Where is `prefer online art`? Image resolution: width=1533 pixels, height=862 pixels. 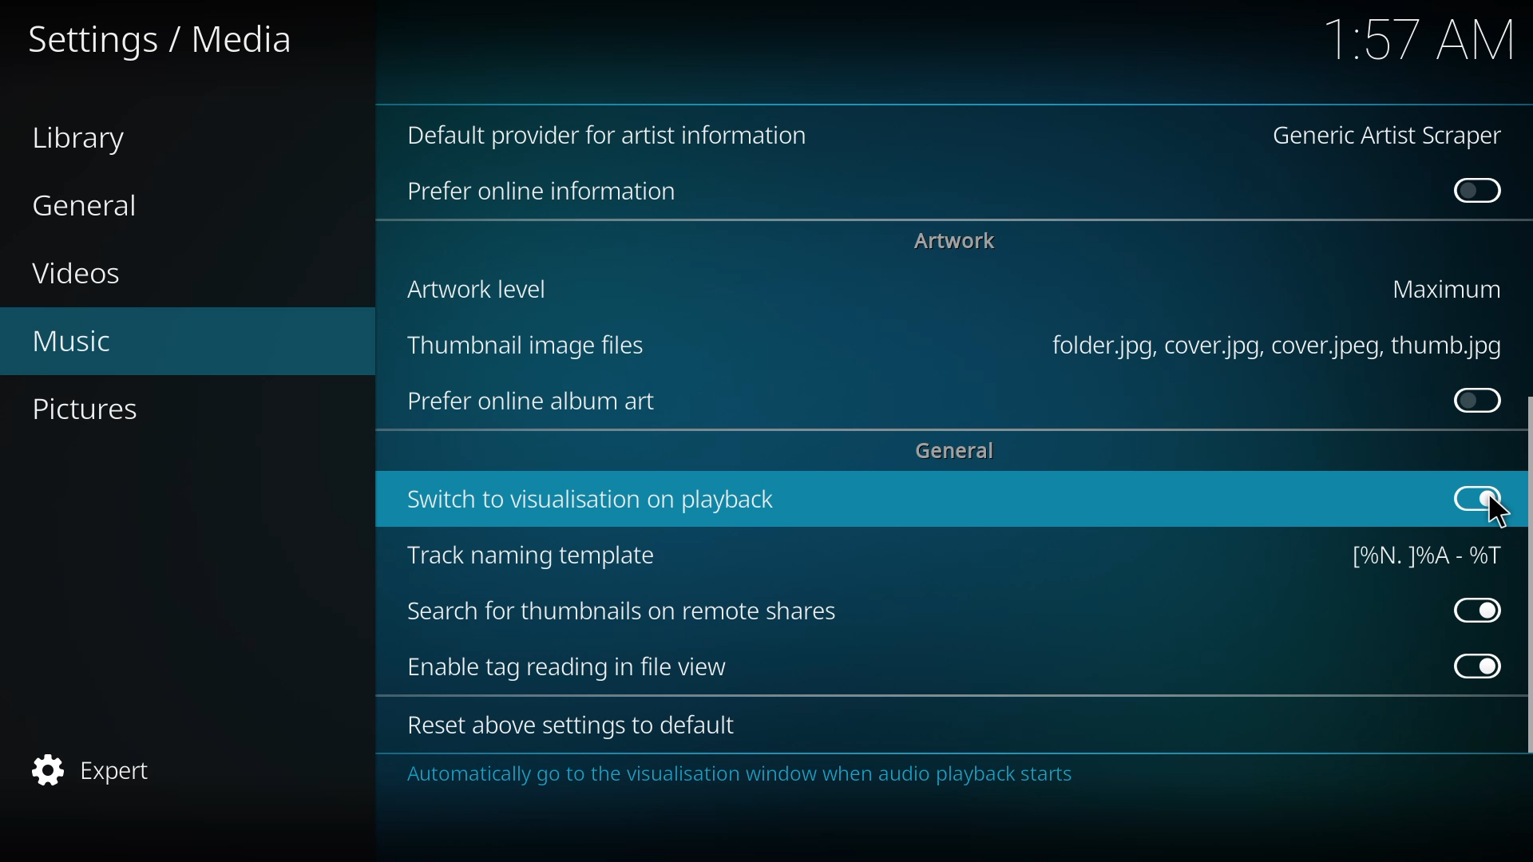
prefer online art is located at coordinates (529, 403).